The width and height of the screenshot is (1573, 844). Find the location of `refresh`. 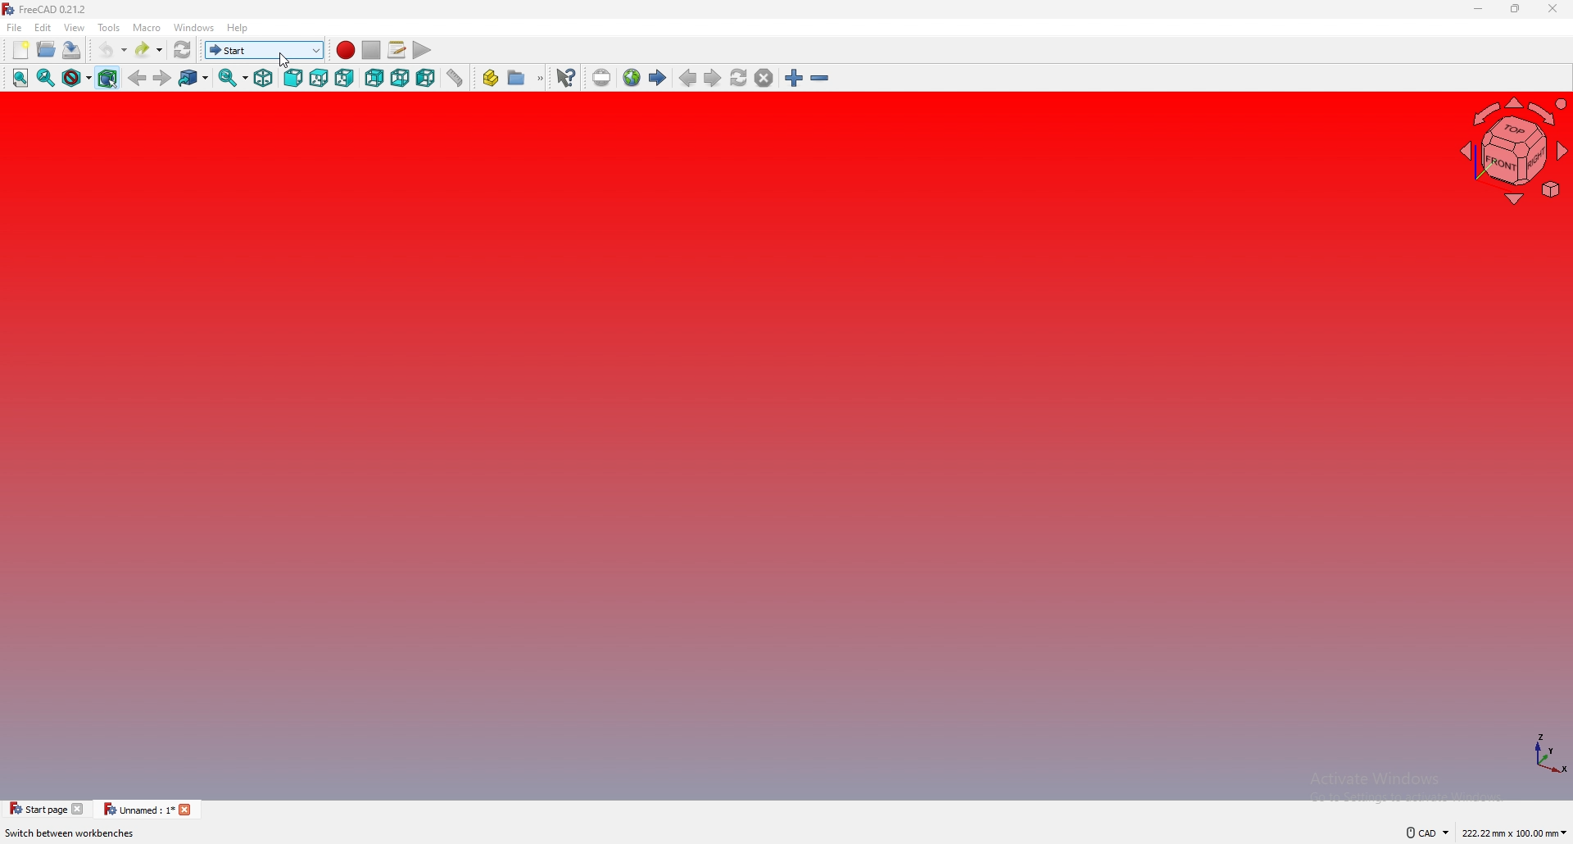

refresh is located at coordinates (183, 50).